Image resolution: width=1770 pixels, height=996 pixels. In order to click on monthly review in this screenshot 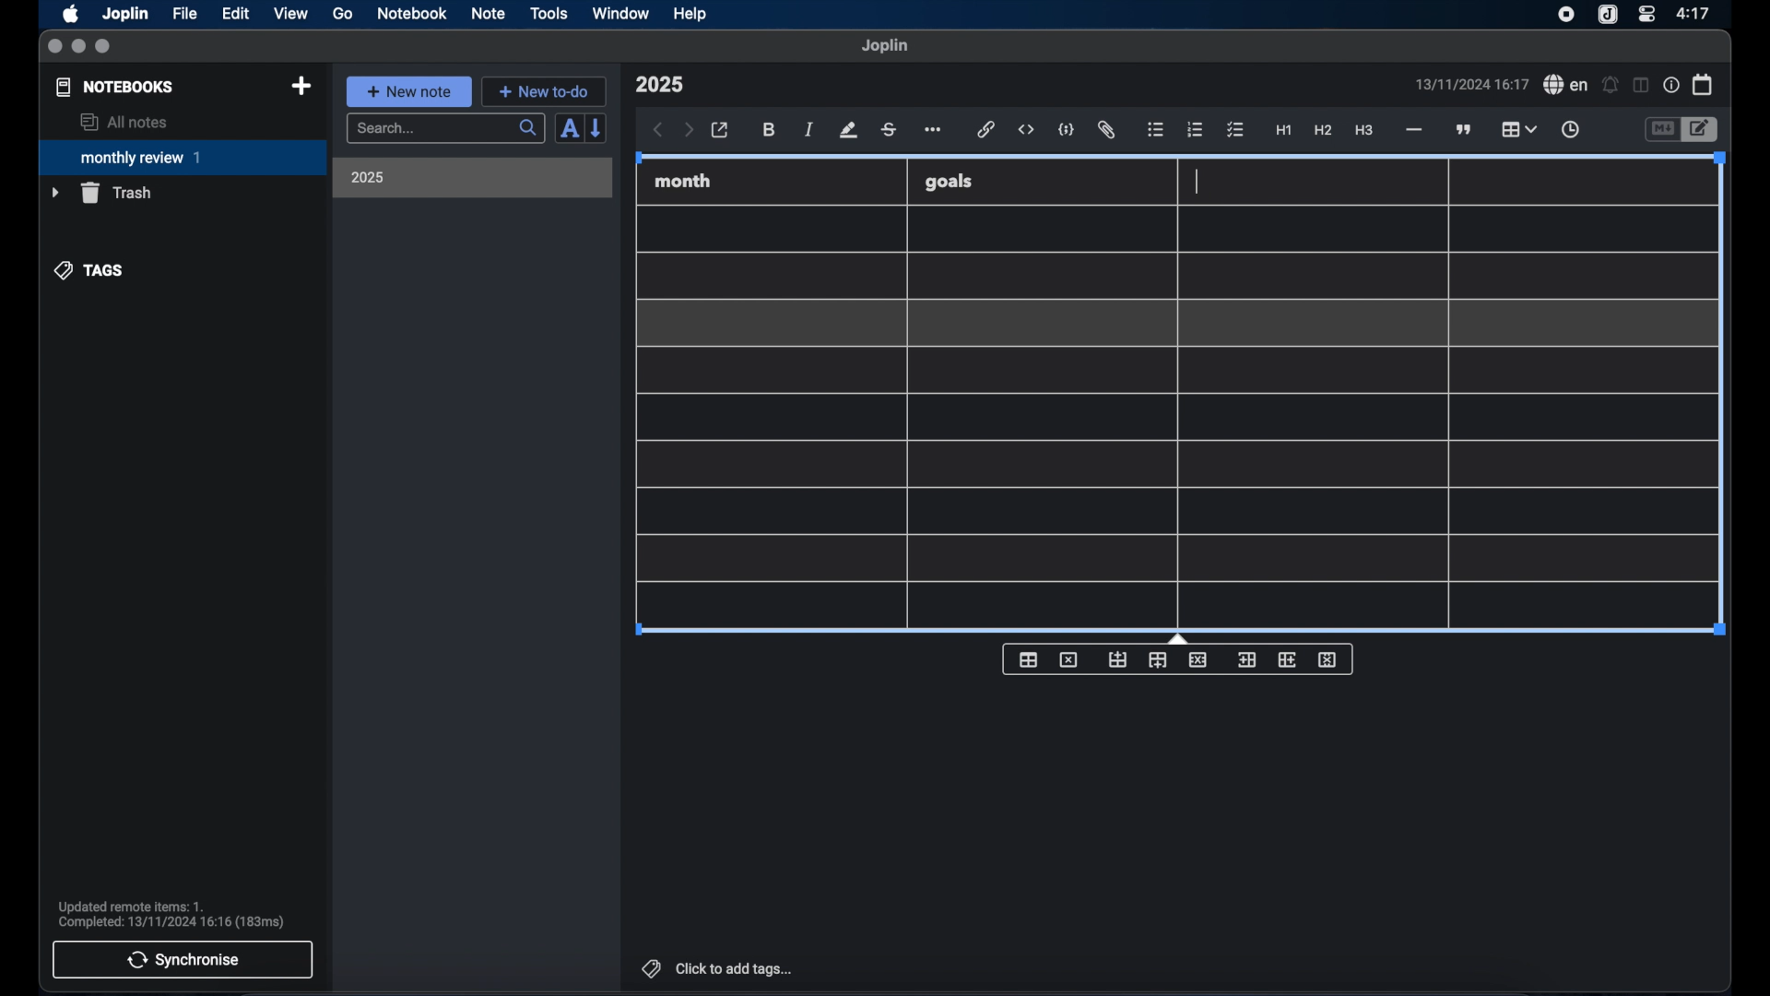, I will do `click(183, 156)`.